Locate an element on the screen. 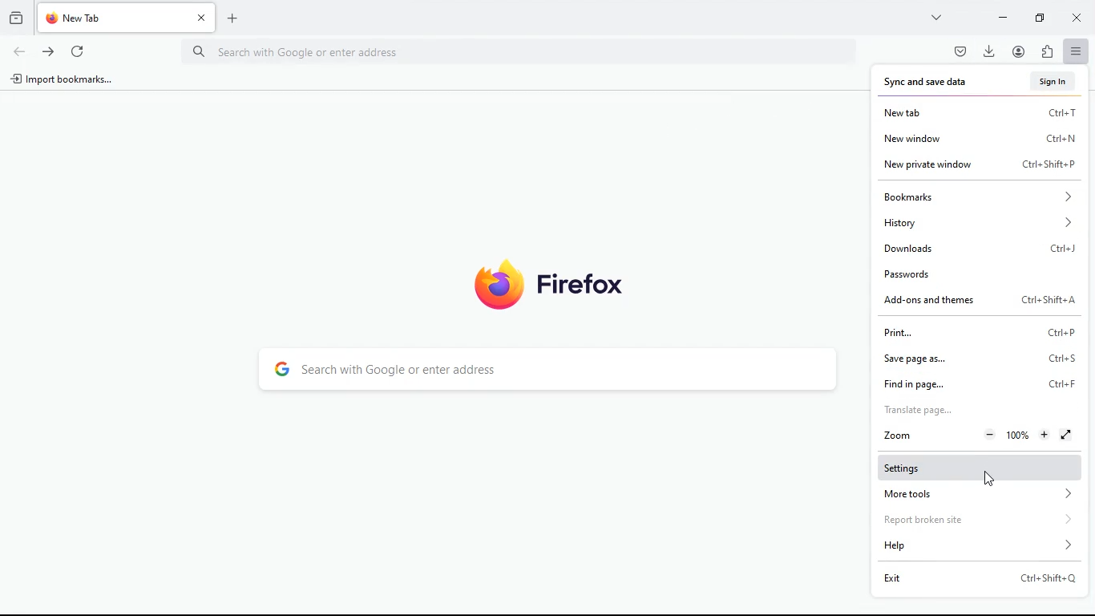  minimize is located at coordinates (1003, 16).